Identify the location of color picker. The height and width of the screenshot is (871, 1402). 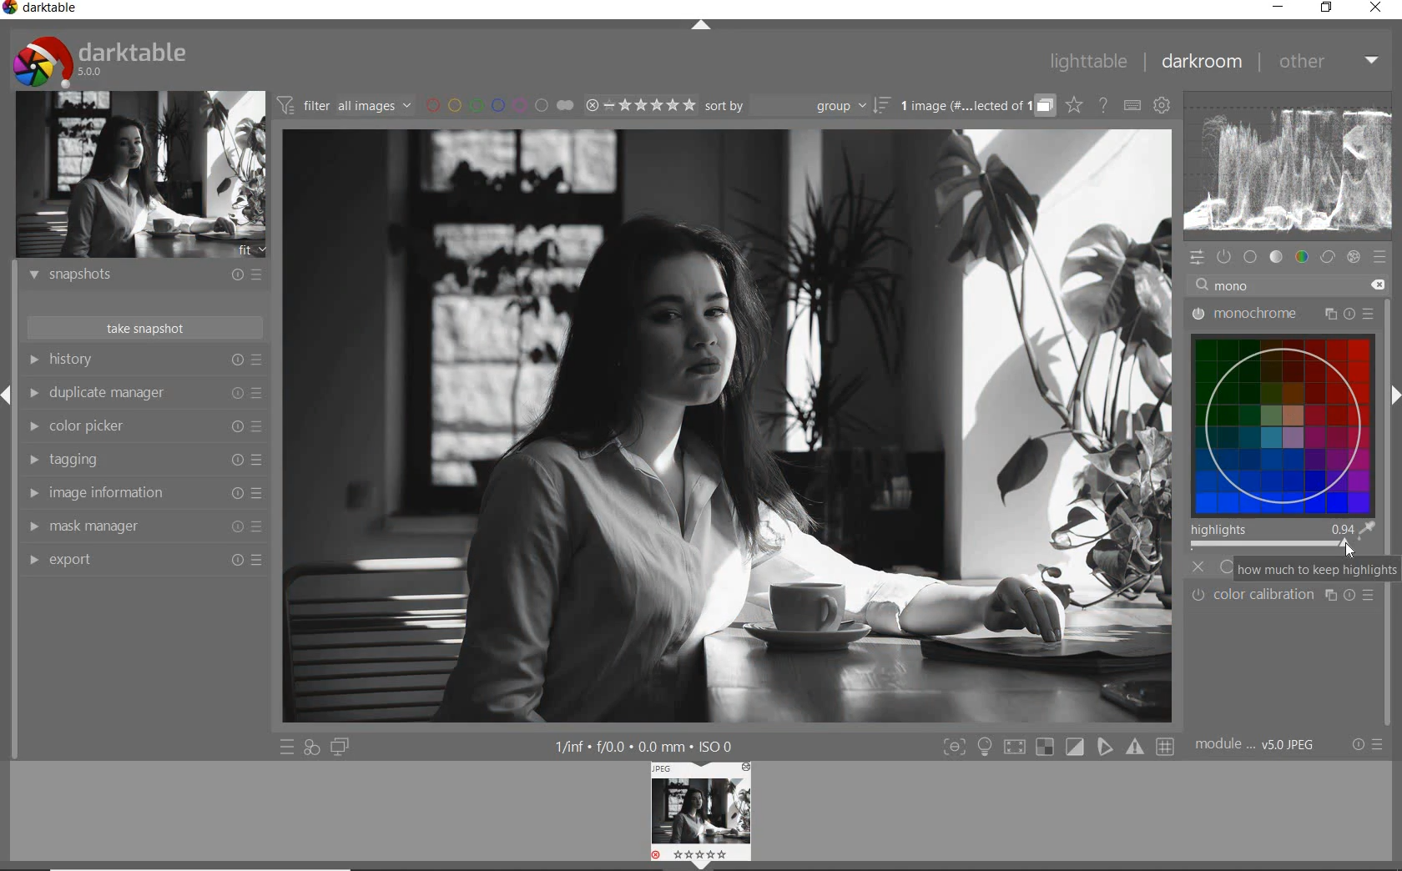
(143, 428).